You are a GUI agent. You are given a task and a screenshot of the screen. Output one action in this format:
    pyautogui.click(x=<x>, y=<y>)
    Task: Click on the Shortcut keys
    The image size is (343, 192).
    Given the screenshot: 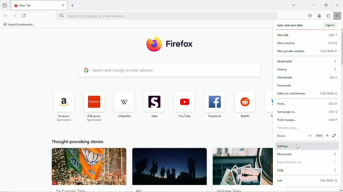 What is the action you would take?
    pyautogui.click(x=334, y=77)
    